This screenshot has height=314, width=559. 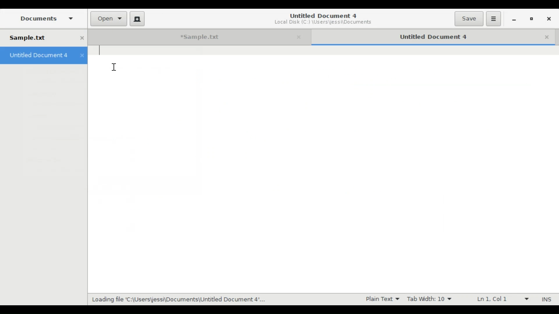 What do you see at coordinates (425, 36) in the screenshot?
I see `Untitled Document 4 (Current Tab)` at bounding box center [425, 36].